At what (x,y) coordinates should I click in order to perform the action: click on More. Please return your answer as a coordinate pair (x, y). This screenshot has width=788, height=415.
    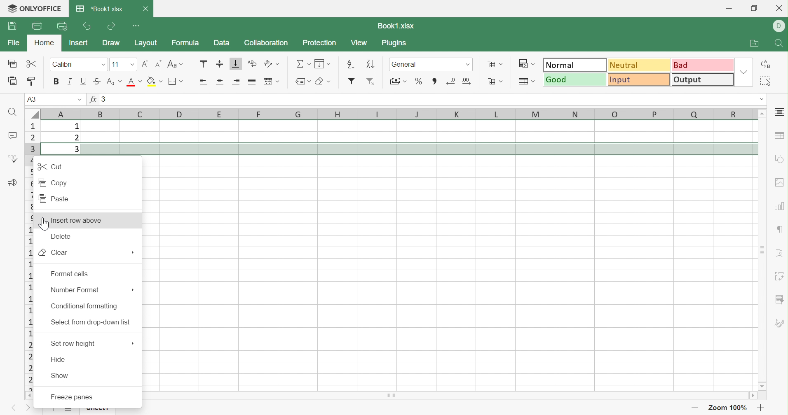
    Looking at the image, I should click on (134, 252).